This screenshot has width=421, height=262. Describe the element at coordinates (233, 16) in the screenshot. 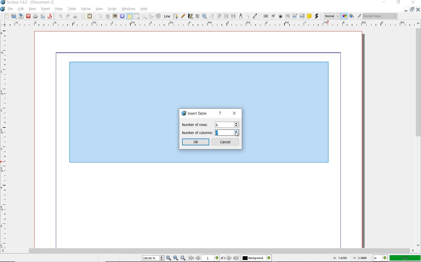

I see `unlink text frame` at that location.